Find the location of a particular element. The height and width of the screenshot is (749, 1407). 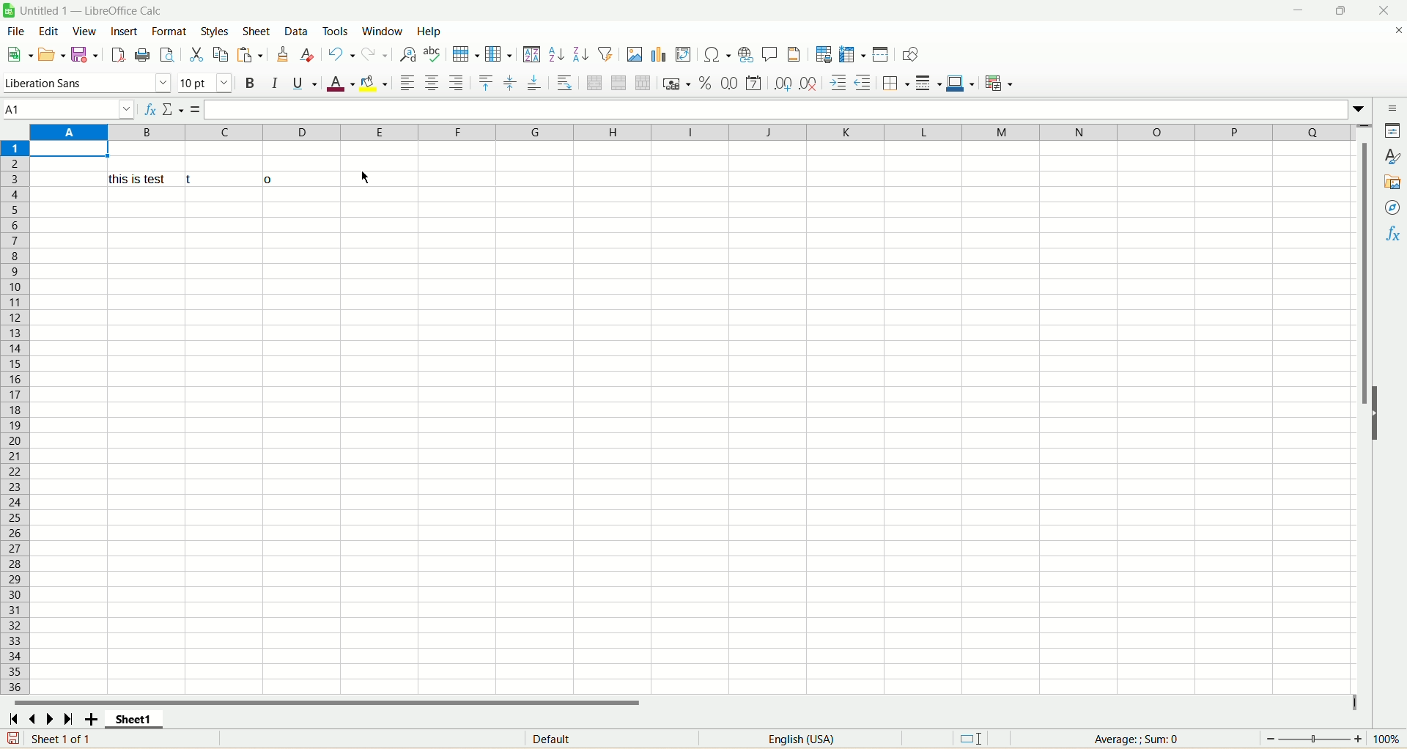

save is located at coordinates (10, 739).